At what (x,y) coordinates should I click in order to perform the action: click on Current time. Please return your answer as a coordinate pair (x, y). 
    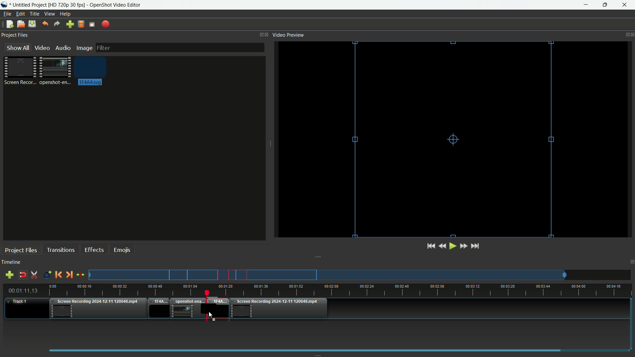
    Looking at the image, I should click on (25, 291).